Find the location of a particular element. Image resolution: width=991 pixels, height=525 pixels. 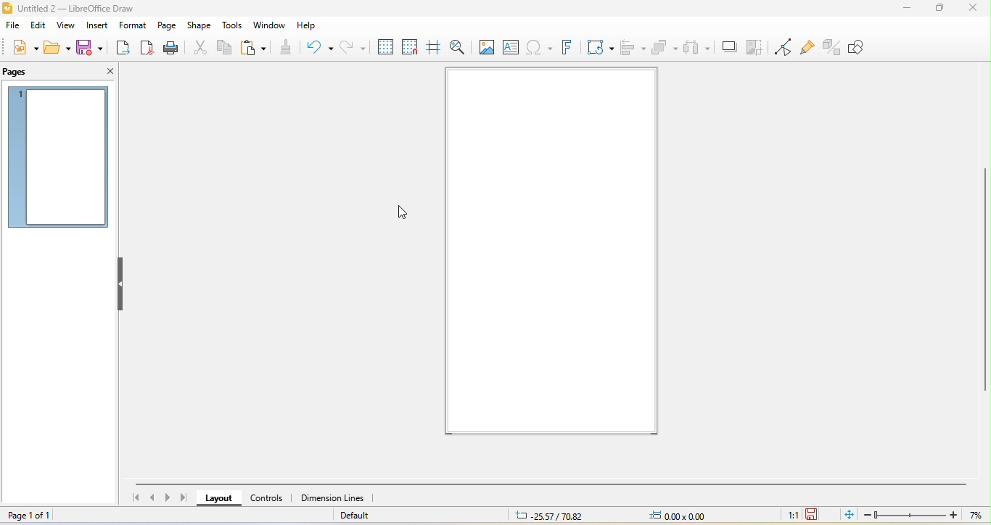

first page is located at coordinates (134, 500).